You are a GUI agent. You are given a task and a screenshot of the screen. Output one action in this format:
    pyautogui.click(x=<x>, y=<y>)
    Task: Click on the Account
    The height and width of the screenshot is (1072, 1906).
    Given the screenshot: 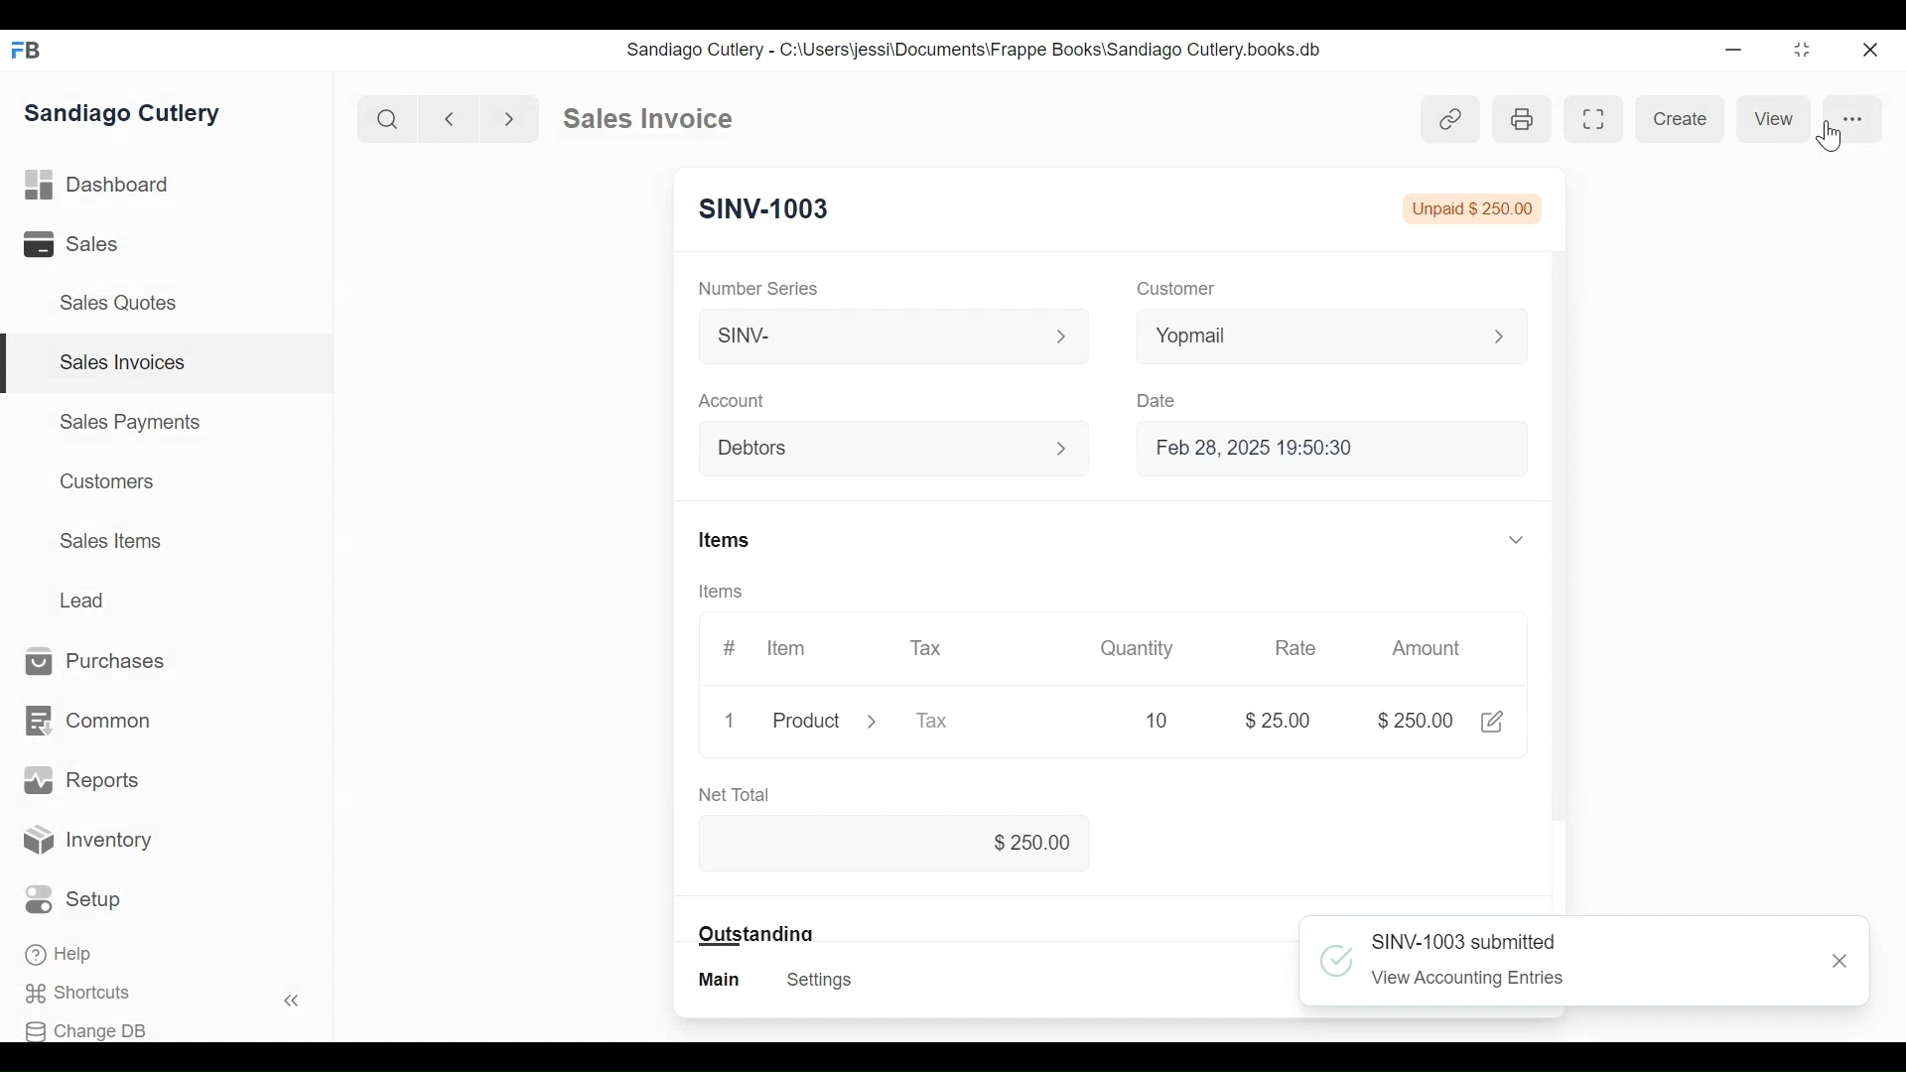 What is the action you would take?
    pyautogui.click(x=733, y=400)
    